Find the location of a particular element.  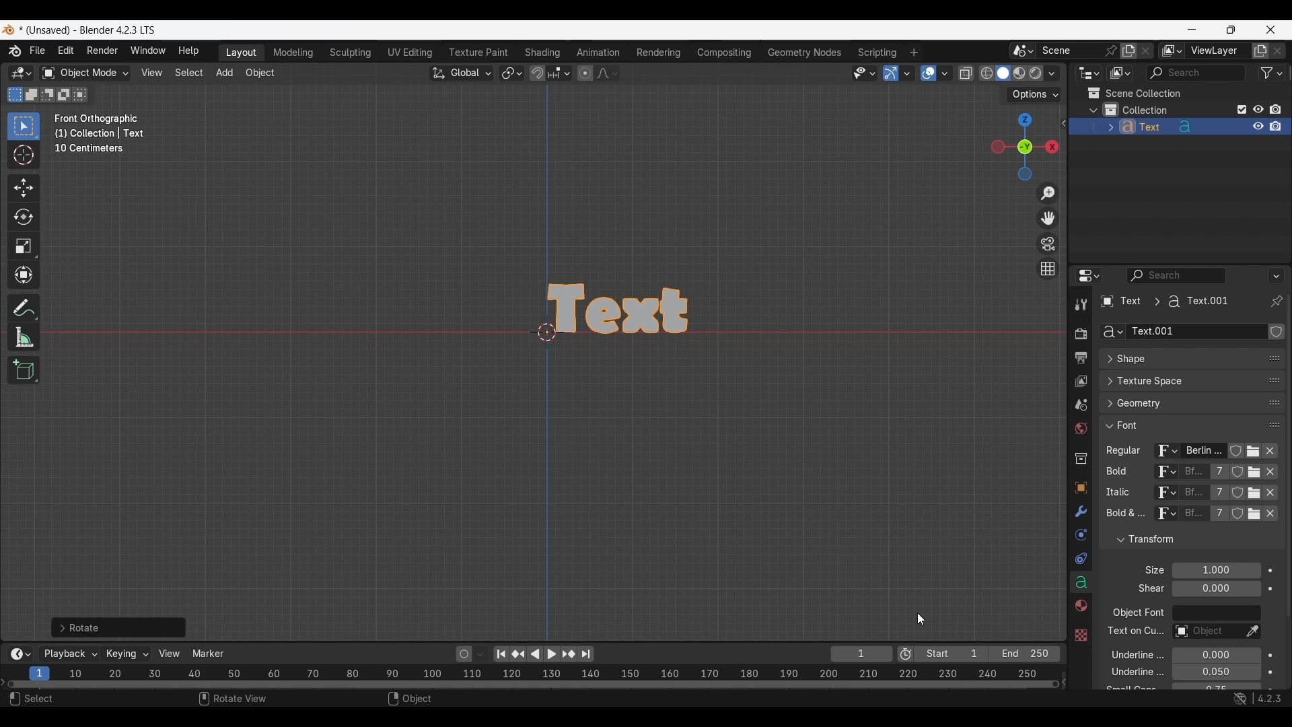

Data, current selection is located at coordinates (1081, 582).